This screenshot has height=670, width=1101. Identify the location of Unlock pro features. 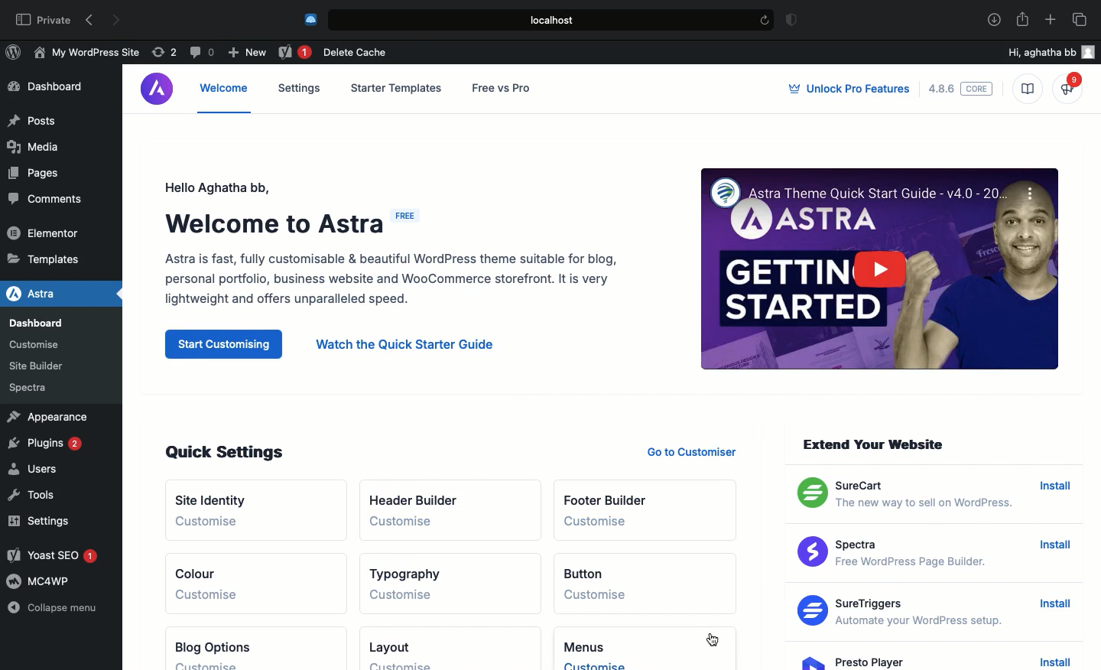
(846, 89).